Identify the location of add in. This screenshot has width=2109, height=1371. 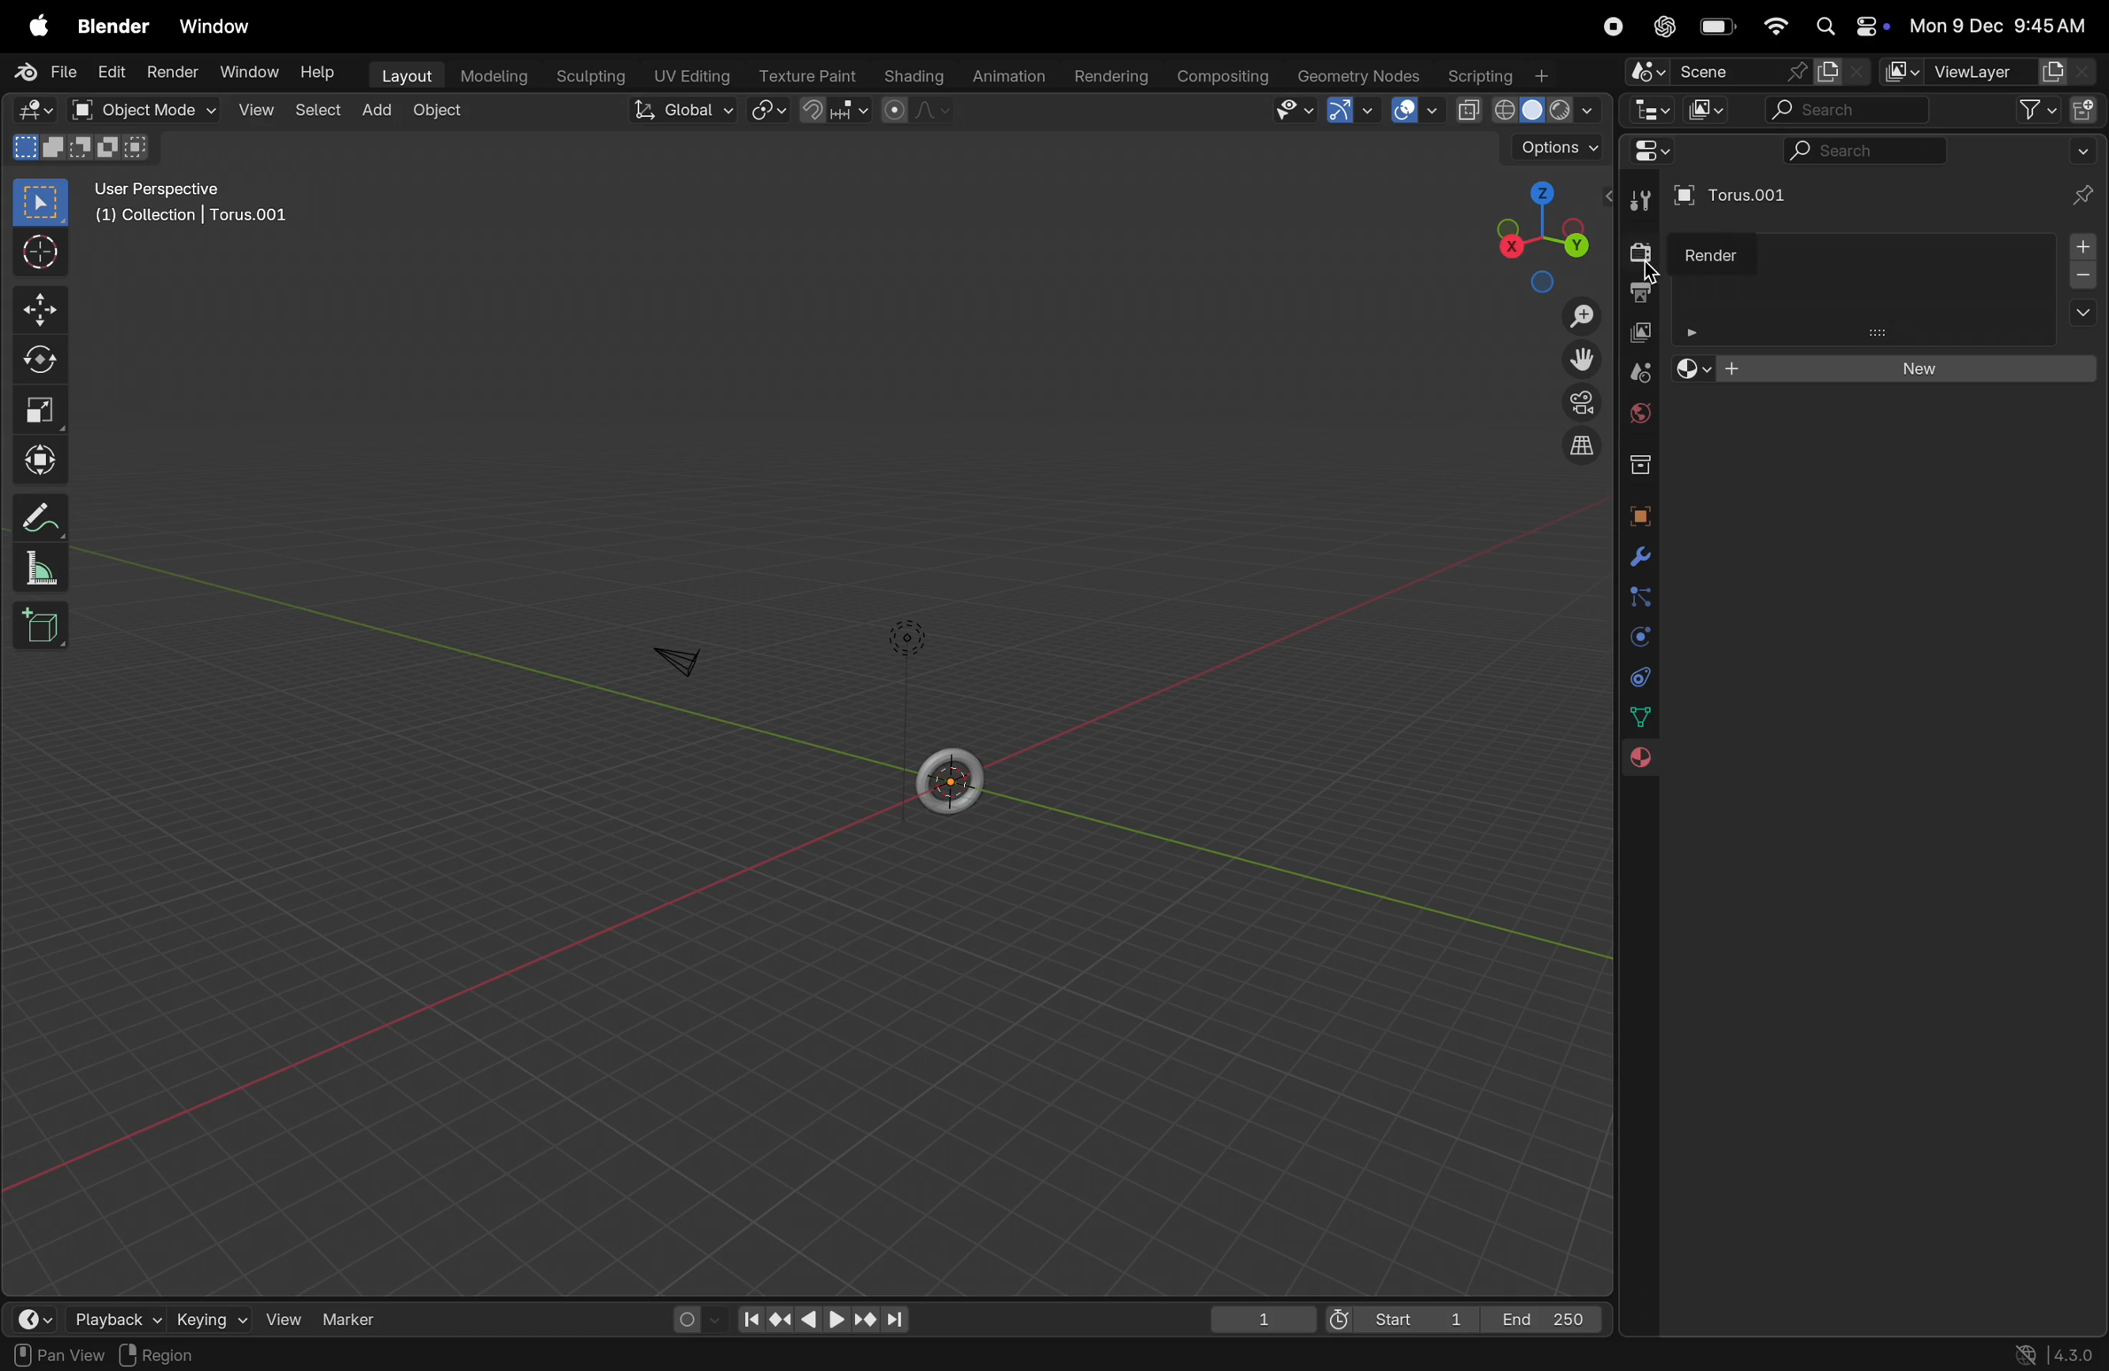
(2085, 275).